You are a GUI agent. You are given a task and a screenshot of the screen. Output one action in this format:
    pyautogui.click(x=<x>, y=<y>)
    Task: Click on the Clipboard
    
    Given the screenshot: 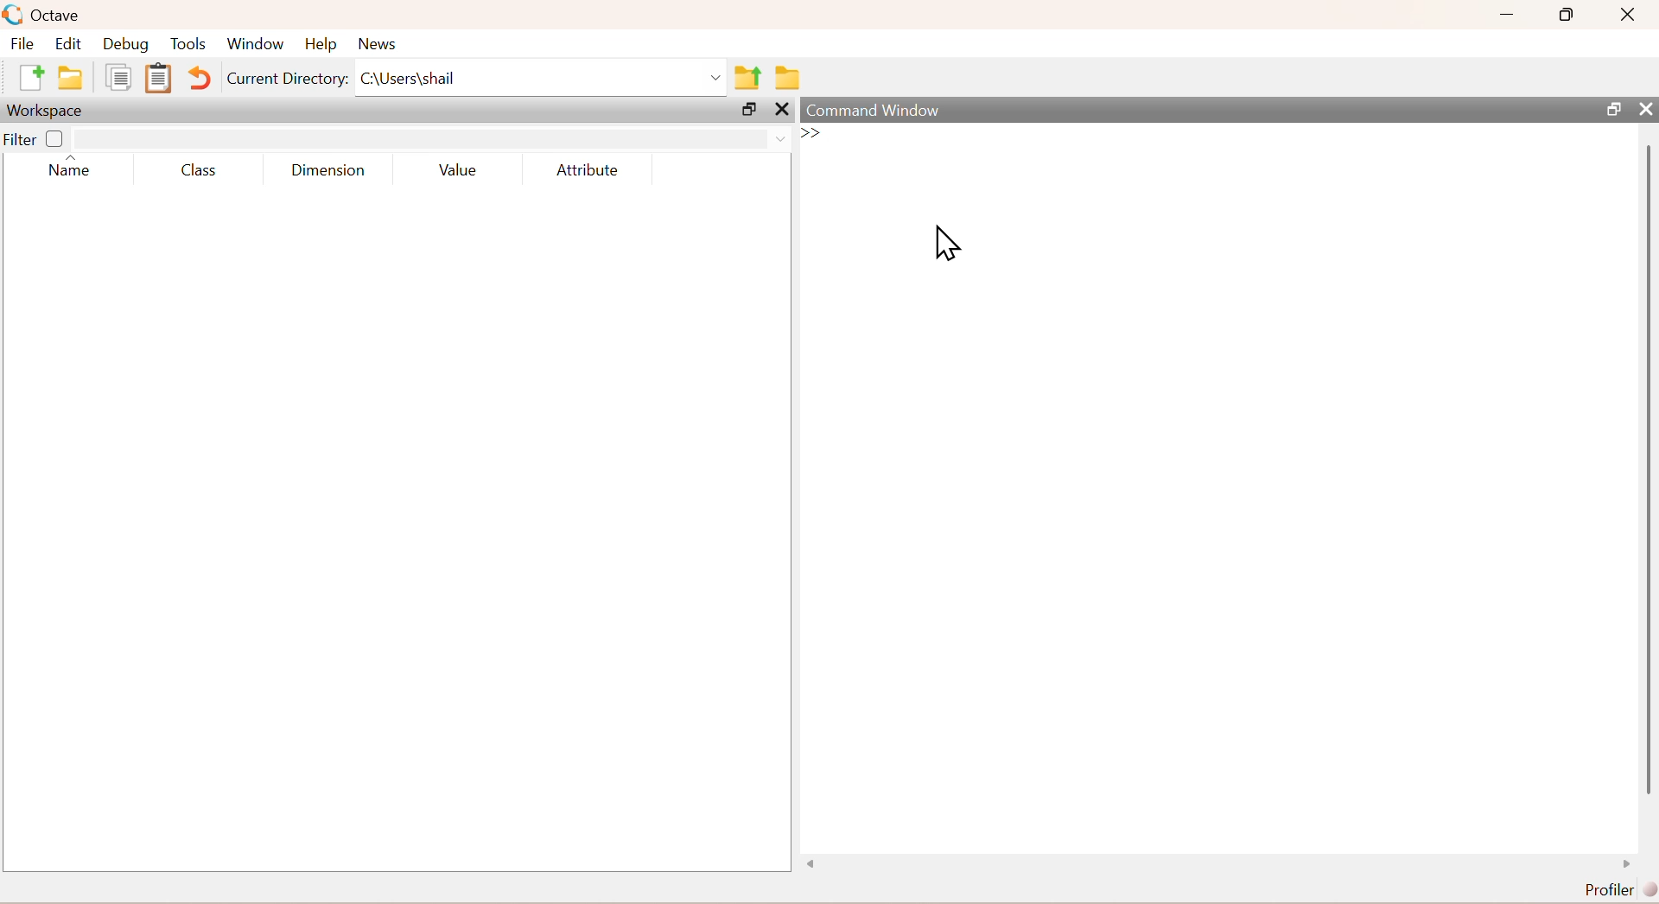 What is the action you would take?
    pyautogui.click(x=159, y=78)
    